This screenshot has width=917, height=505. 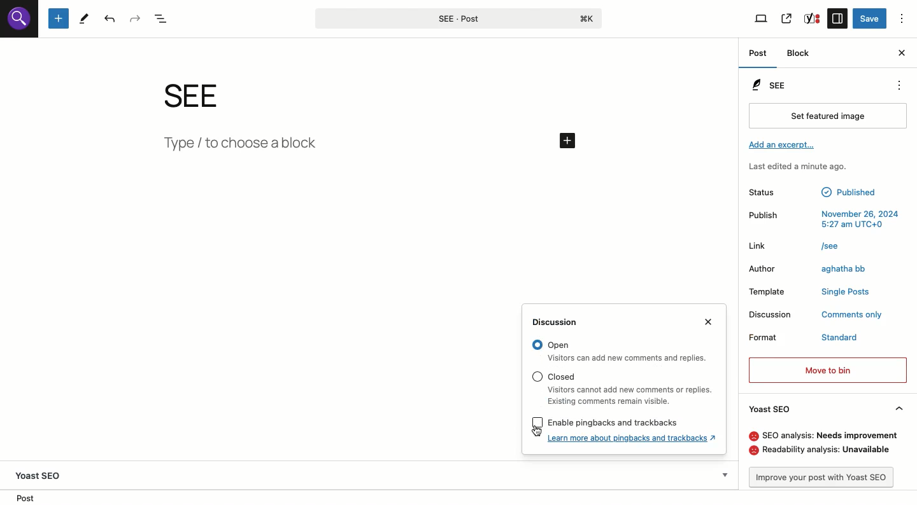 I want to click on Tools, so click(x=85, y=19).